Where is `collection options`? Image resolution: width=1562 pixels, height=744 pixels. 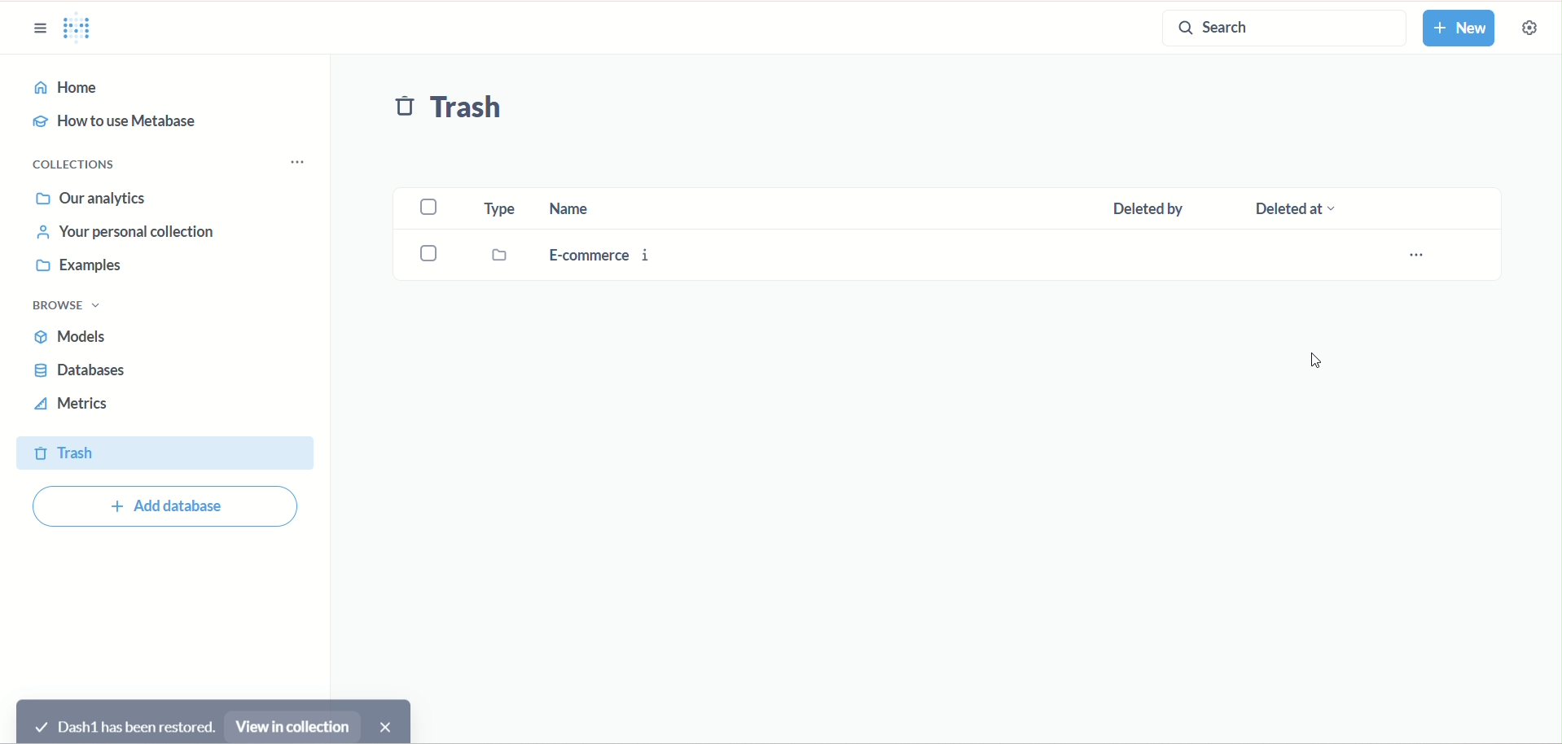
collection options is located at coordinates (304, 157).